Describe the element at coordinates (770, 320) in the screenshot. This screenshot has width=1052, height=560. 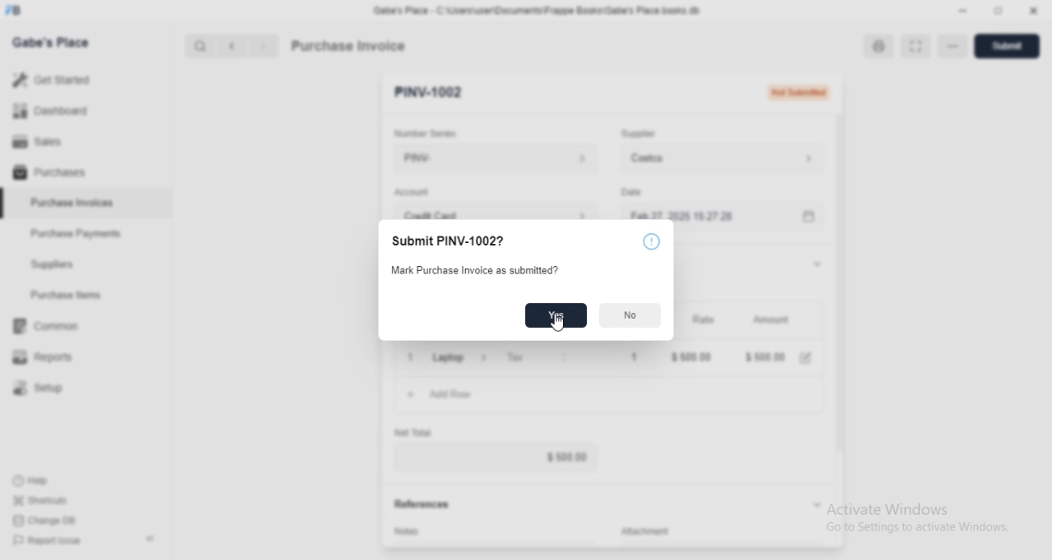
I see `Amount` at that location.